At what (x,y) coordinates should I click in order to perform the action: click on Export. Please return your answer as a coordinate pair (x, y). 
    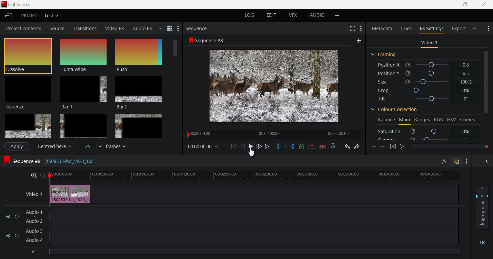
    Looking at the image, I should click on (459, 29).